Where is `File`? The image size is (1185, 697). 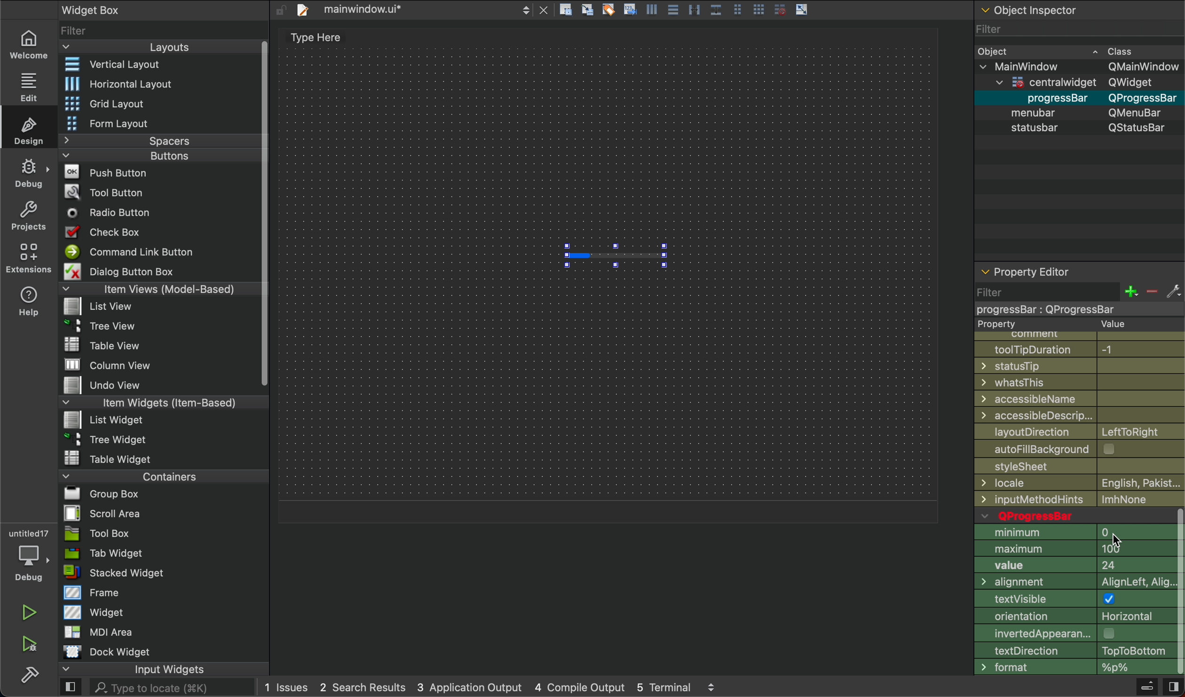
File is located at coordinates (107, 345).